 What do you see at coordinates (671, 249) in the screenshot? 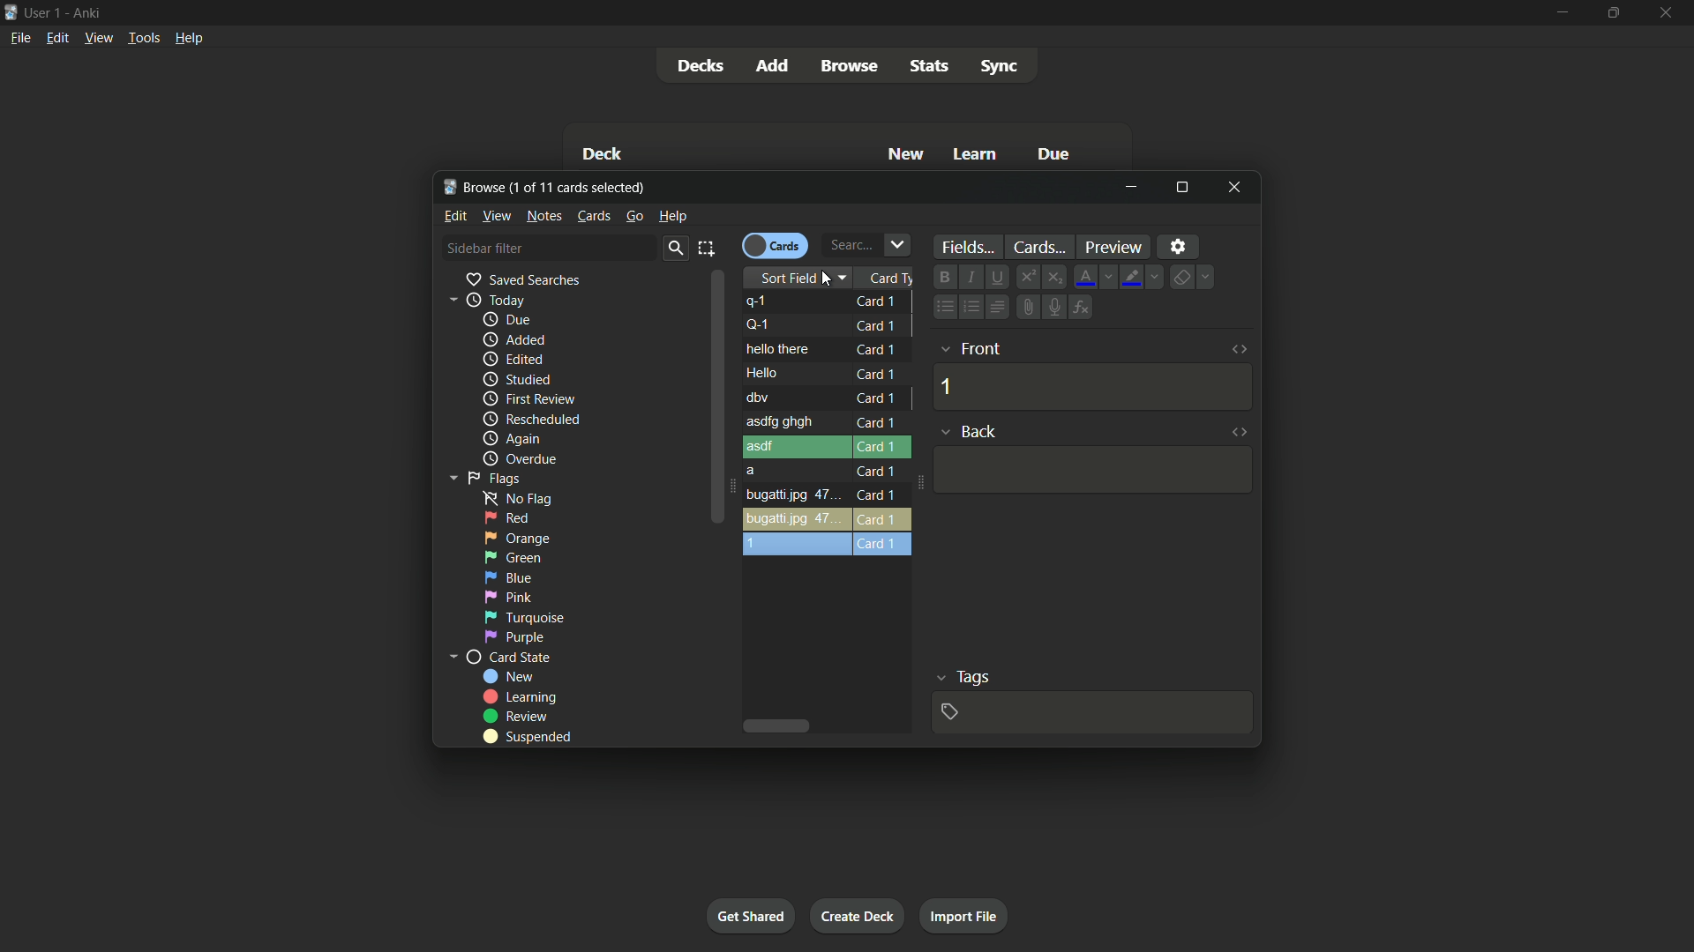
I see `search` at bounding box center [671, 249].